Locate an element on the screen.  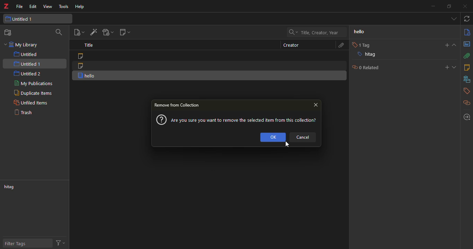
locate is located at coordinates (465, 117).